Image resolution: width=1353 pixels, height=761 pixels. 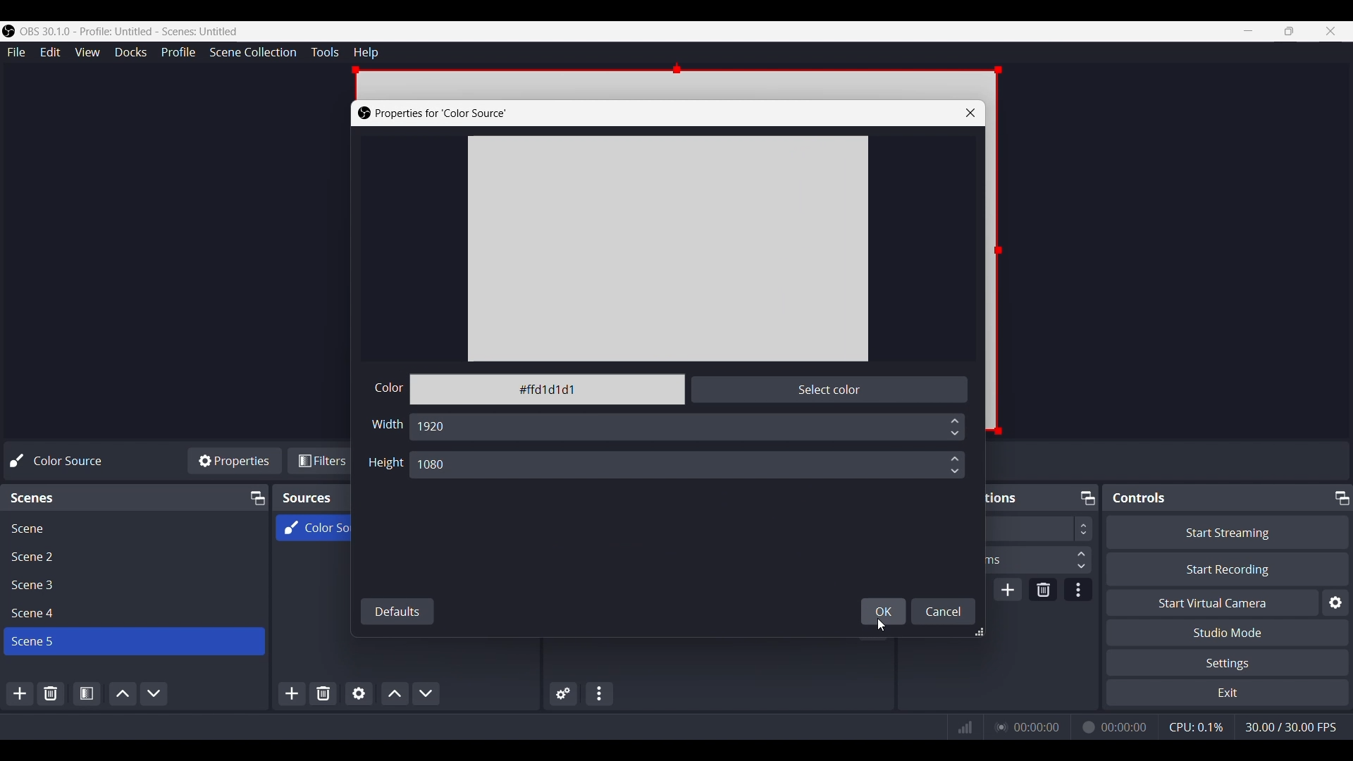 I want to click on 00:00:00, so click(x=1125, y=727).